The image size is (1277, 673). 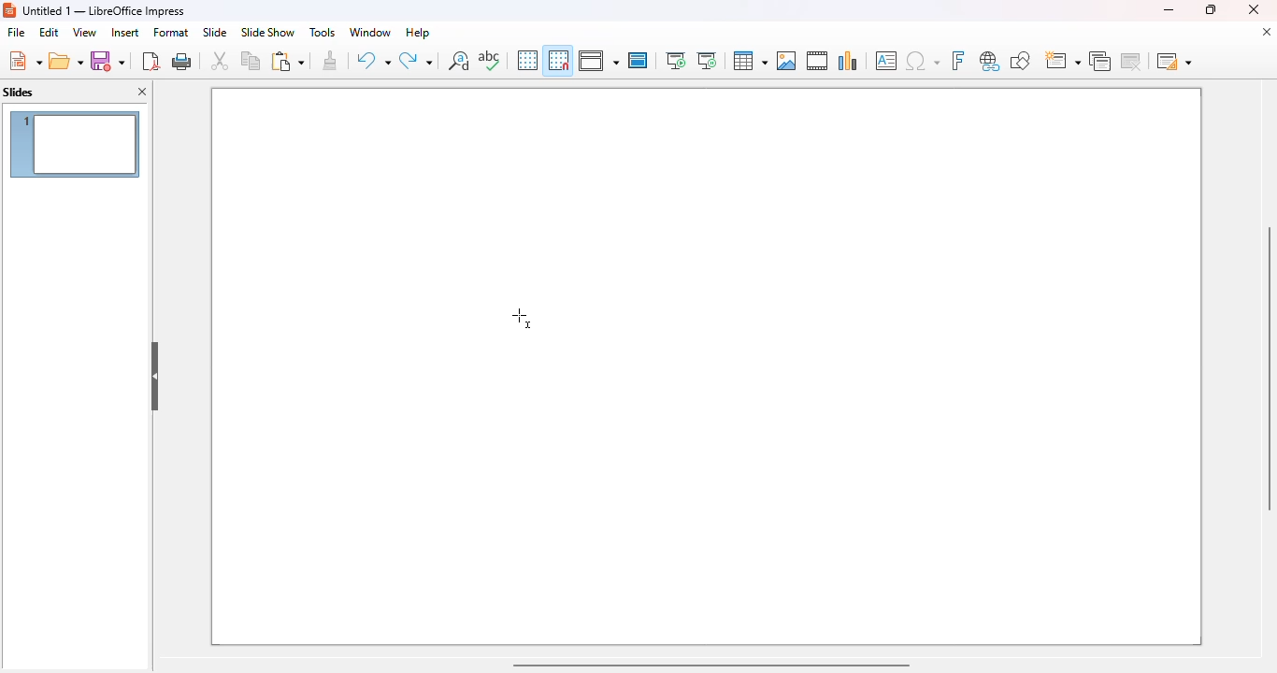 What do you see at coordinates (522, 318) in the screenshot?
I see `mouse down` at bounding box center [522, 318].